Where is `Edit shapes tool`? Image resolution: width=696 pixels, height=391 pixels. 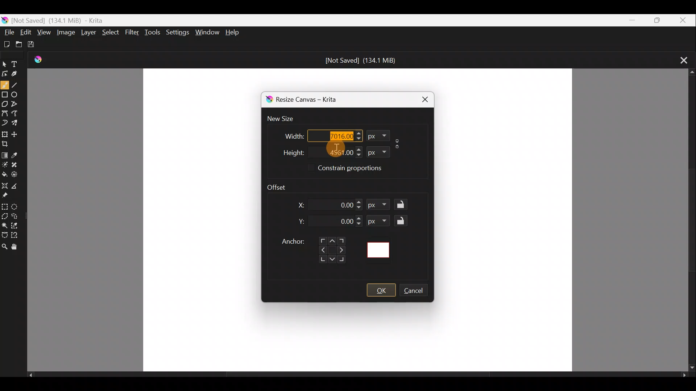
Edit shapes tool is located at coordinates (5, 73).